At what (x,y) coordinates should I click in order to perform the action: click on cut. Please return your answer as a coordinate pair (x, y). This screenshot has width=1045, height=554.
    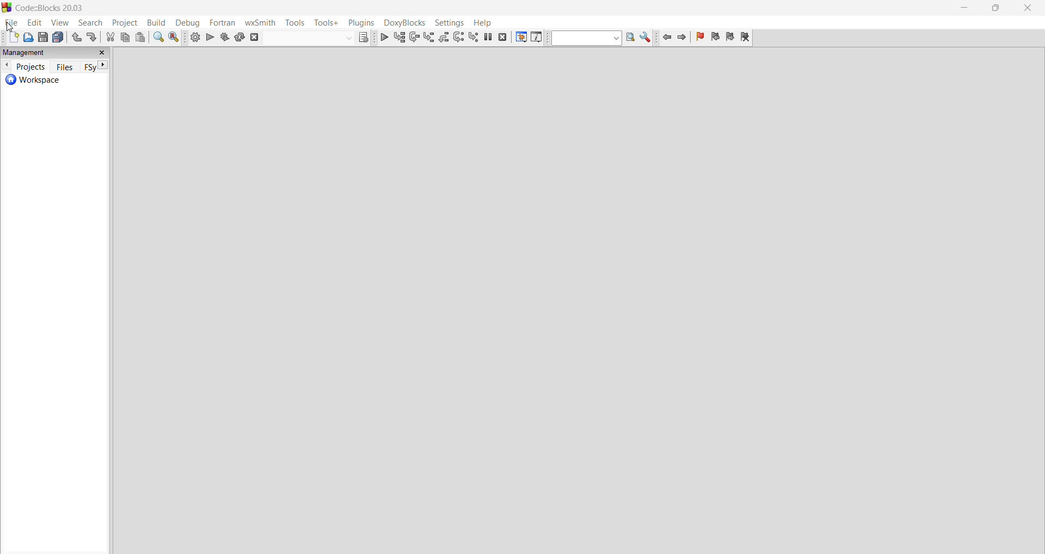
    Looking at the image, I should click on (110, 38).